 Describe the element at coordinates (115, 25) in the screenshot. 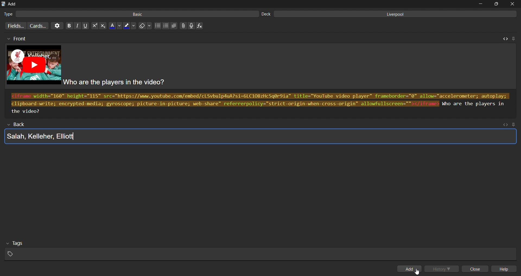

I see `font color` at that location.